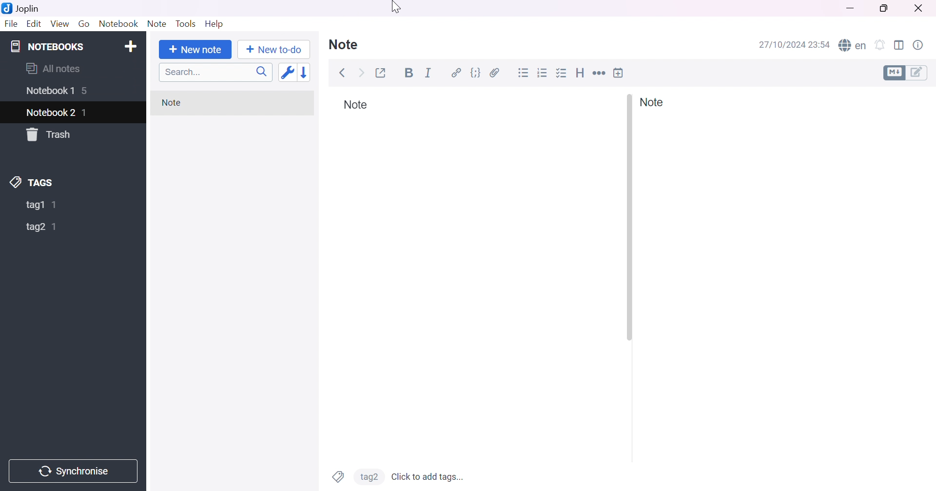 The height and width of the screenshot is (491, 936). Describe the element at coordinates (86, 90) in the screenshot. I see `6` at that location.